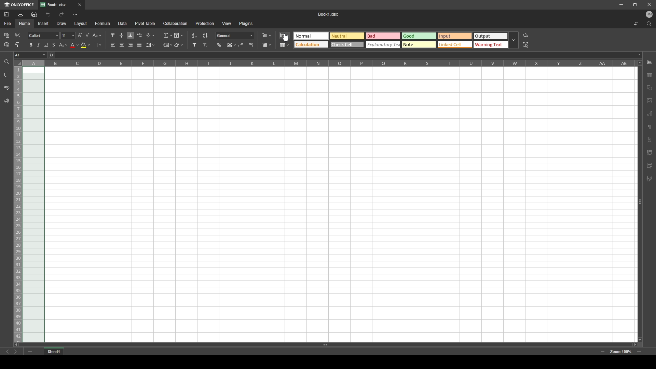 The width and height of the screenshot is (656, 369). I want to click on sort ascending, so click(194, 35).